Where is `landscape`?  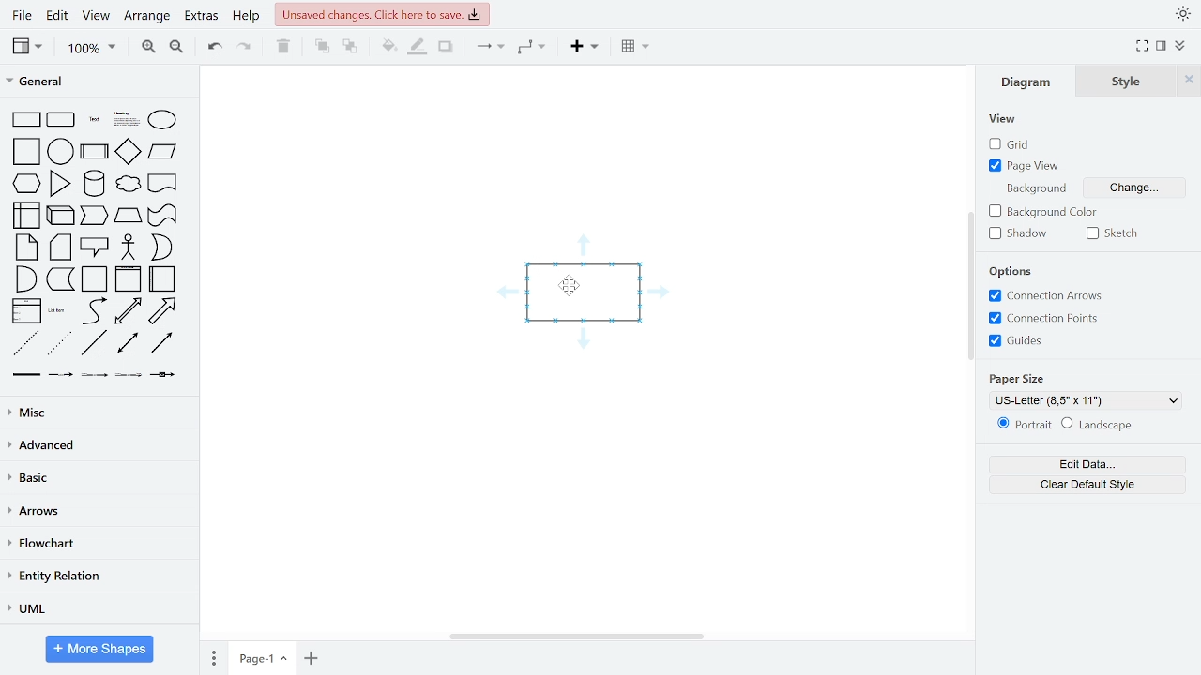 landscape is located at coordinates (1100, 427).